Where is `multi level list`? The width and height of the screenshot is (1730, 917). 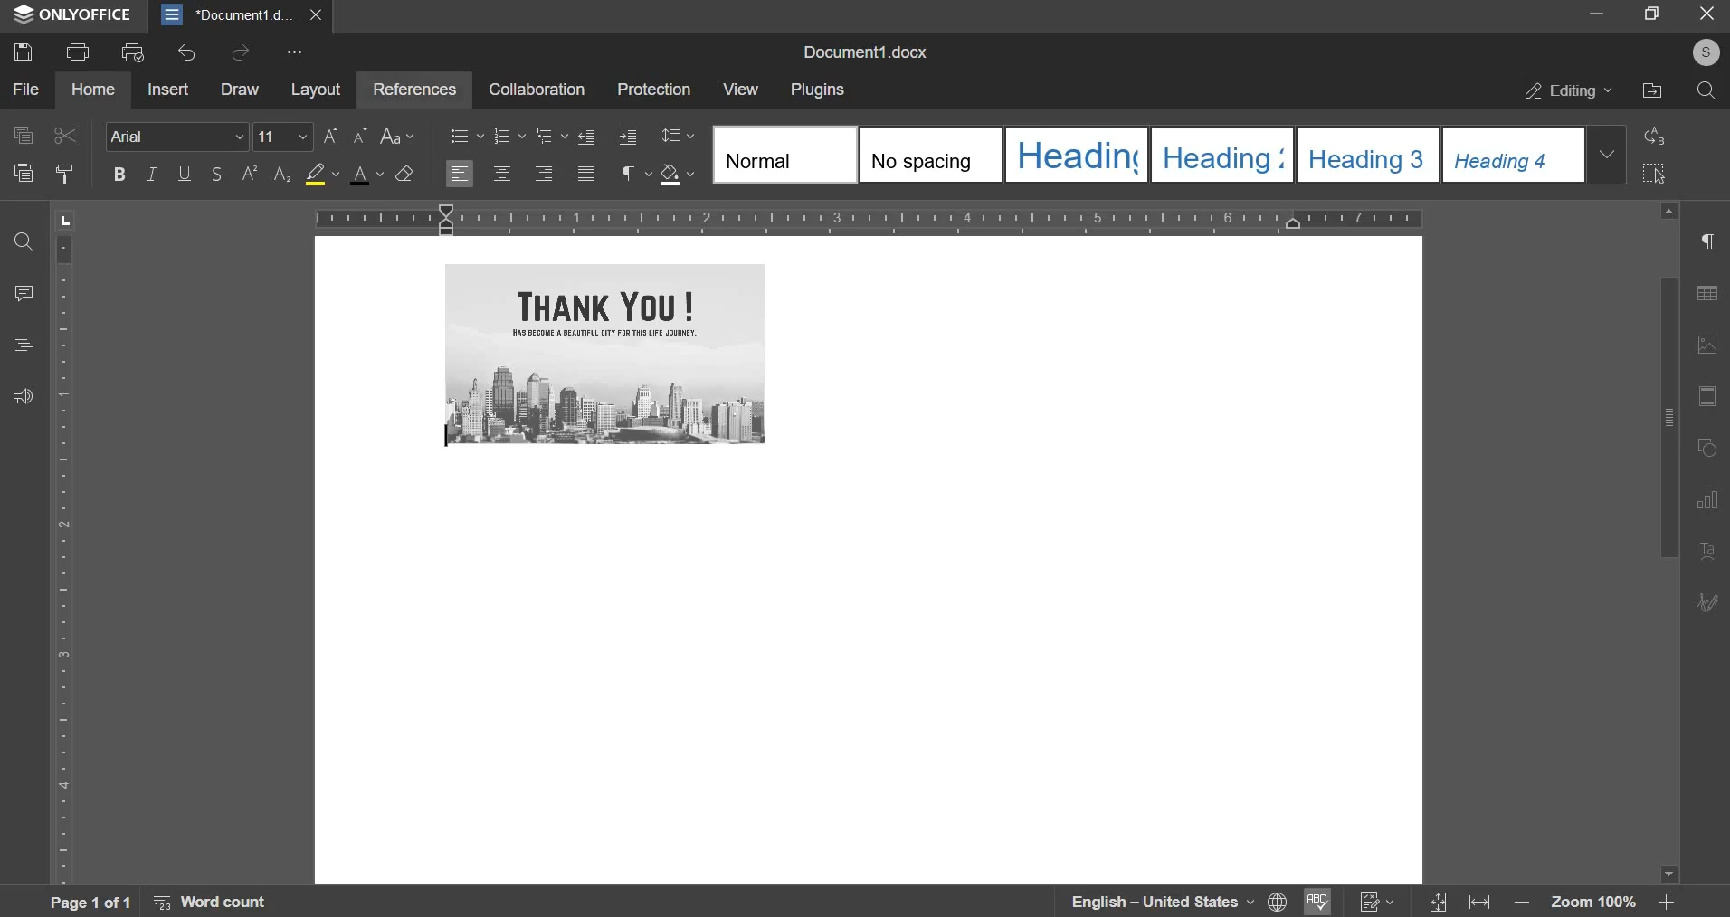
multi level list is located at coordinates (550, 137).